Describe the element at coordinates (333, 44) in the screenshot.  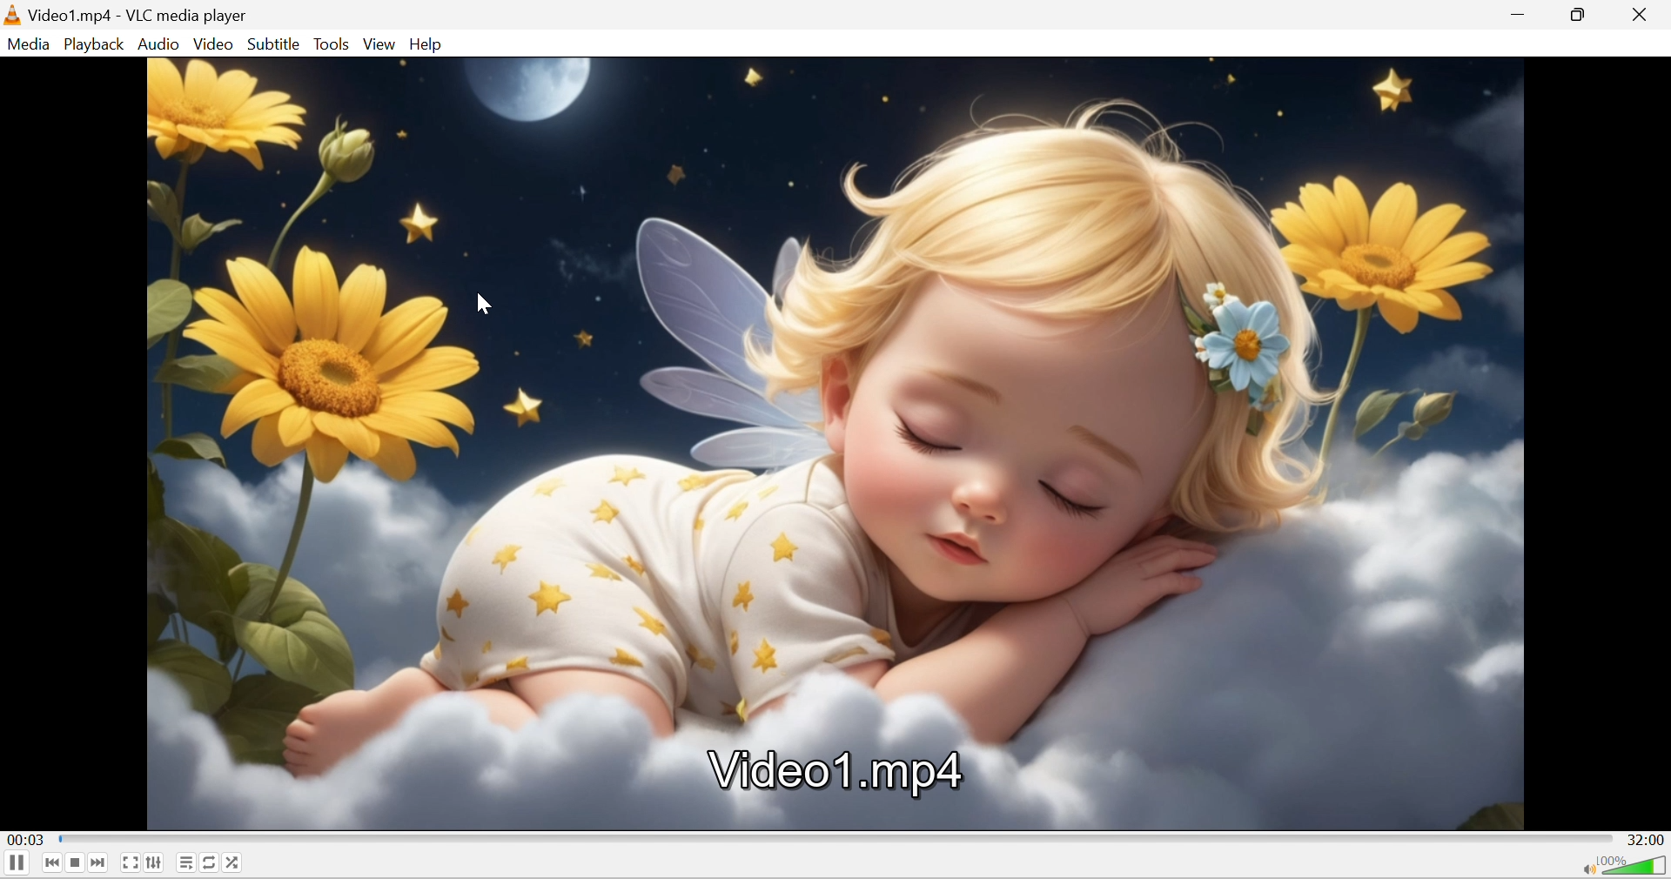
I see `Tools` at that location.